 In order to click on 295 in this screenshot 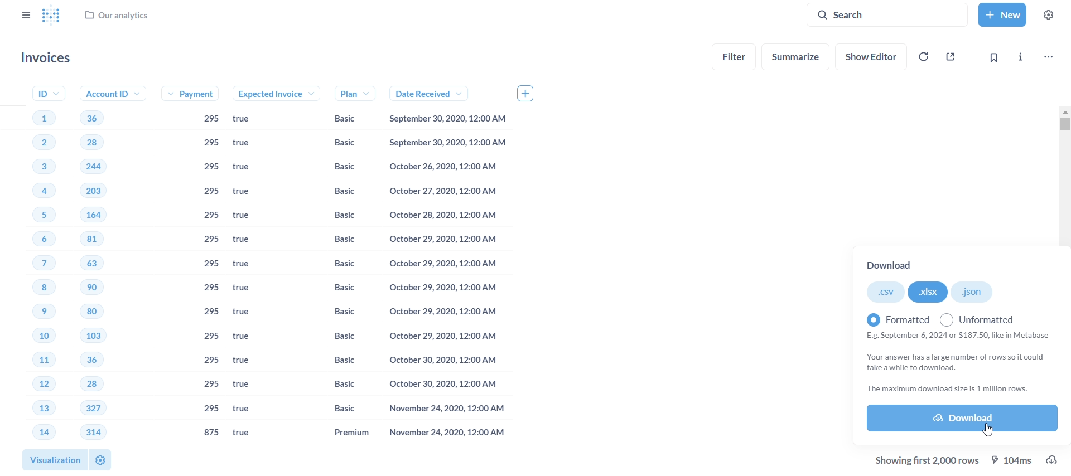, I will do `click(211, 336)`.